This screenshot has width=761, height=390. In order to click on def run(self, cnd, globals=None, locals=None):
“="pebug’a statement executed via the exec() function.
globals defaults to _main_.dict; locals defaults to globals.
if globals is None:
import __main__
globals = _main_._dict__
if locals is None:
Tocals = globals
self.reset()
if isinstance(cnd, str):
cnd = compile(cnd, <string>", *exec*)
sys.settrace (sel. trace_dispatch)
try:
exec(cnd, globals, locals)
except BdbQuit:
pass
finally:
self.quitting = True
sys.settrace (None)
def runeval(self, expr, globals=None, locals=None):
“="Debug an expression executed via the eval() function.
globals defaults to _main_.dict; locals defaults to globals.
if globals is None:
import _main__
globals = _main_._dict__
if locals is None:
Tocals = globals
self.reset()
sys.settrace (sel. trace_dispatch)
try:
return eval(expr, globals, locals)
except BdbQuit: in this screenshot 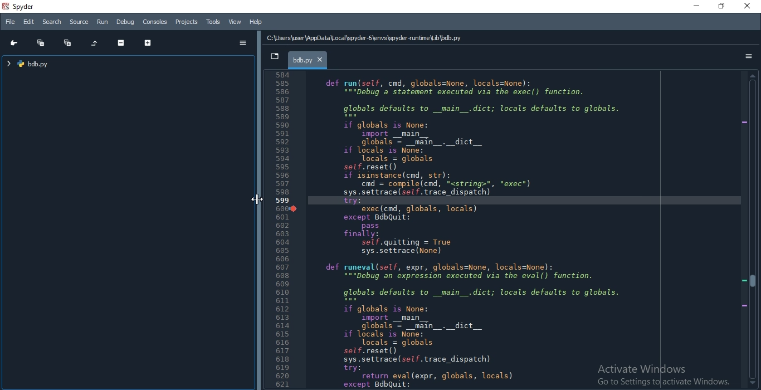, I will do `click(477, 231)`.